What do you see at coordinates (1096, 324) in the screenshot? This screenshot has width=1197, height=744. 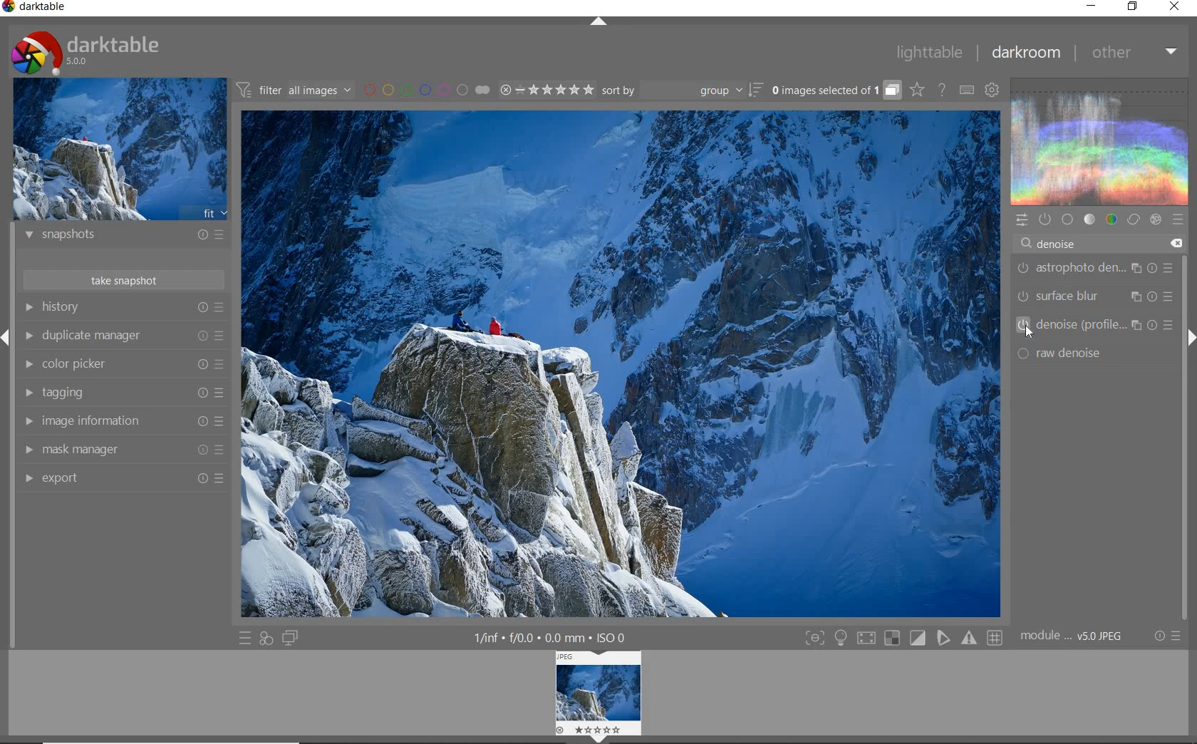 I see `denoise (PROFILE...` at bounding box center [1096, 324].